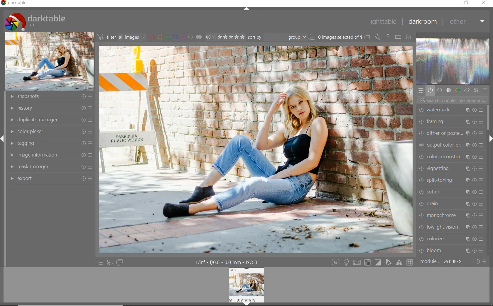 This screenshot has height=306, width=493. Describe the element at coordinates (50, 155) in the screenshot. I see `image information` at that location.